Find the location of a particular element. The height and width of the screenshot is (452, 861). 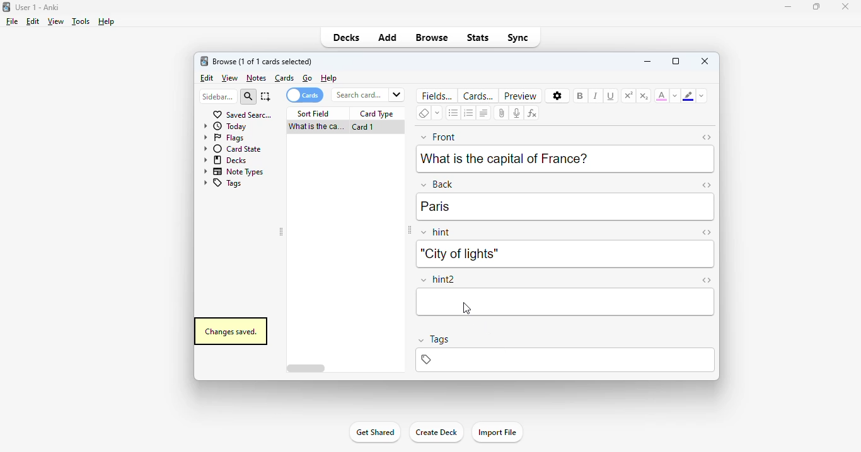

superscript is located at coordinates (628, 96).